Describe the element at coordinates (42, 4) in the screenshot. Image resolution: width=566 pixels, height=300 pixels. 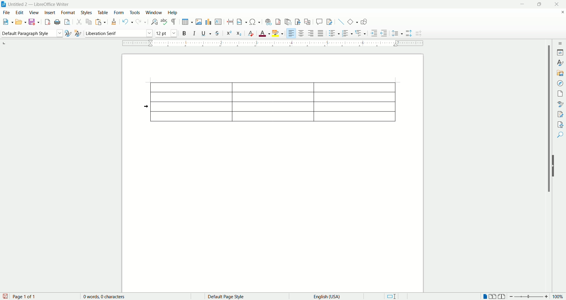
I see `titled 2 — LibreOffice Writer` at that location.